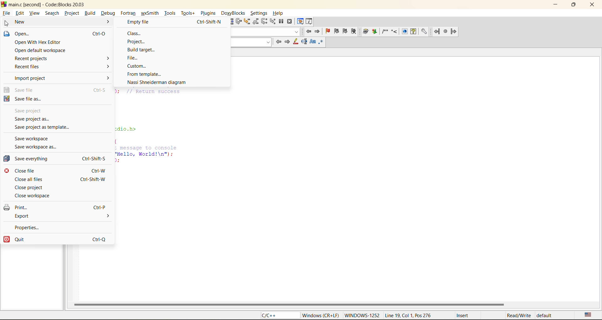 This screenshot has height=320, width=602. Describe the element at coordinates (22, 34) in the screenshot. I see `open` at that location.